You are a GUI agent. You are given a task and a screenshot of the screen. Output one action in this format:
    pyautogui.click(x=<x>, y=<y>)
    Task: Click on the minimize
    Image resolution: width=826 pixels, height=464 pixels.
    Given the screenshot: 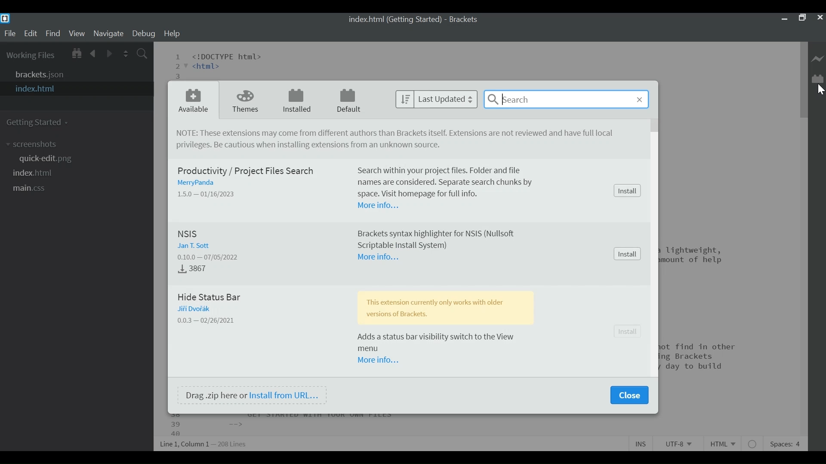 What is the action you would take?
    pyautogui.click(x=784, y=19)
    